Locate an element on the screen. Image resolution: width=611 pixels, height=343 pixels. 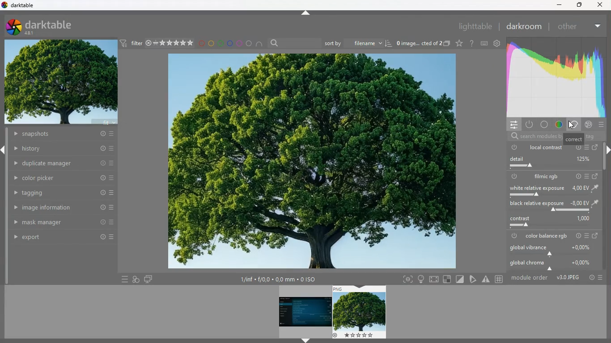
warning is located at coordinates (486, 279).